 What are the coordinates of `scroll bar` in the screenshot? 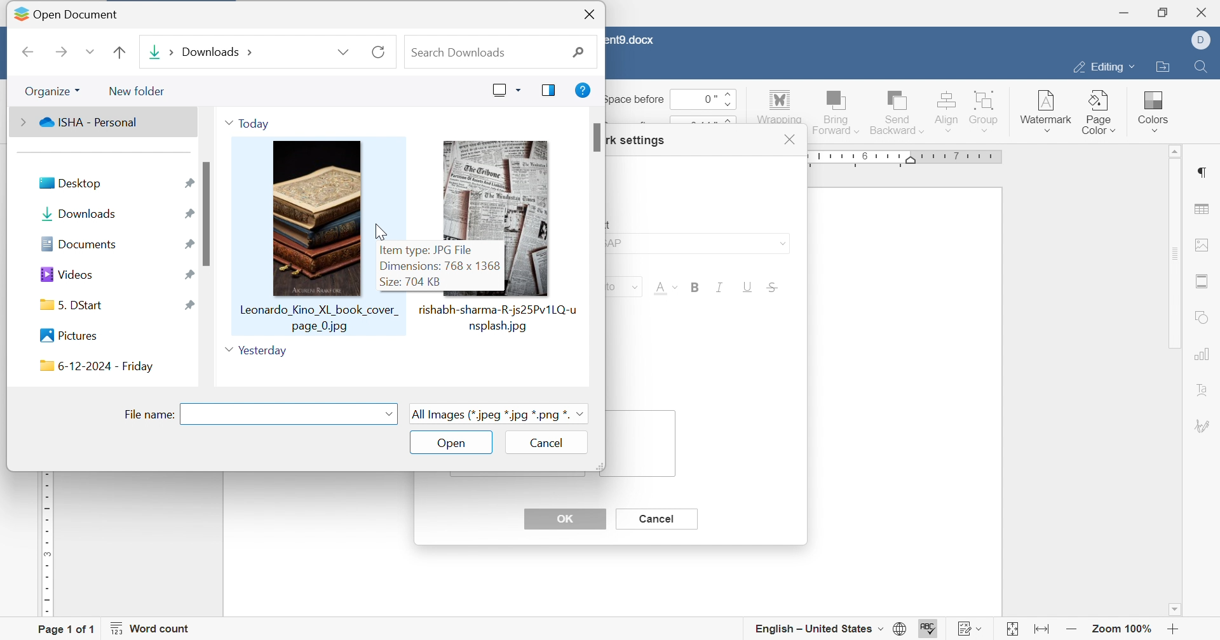 It's located at (1173, 253).